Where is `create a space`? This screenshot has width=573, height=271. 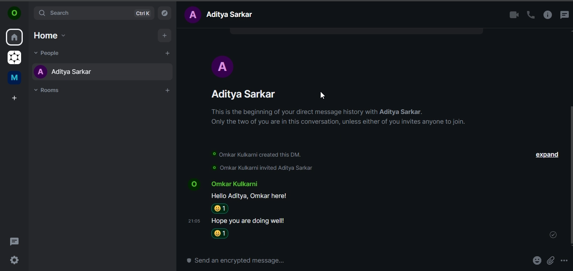
create a space is located at coordinates (14, 99).